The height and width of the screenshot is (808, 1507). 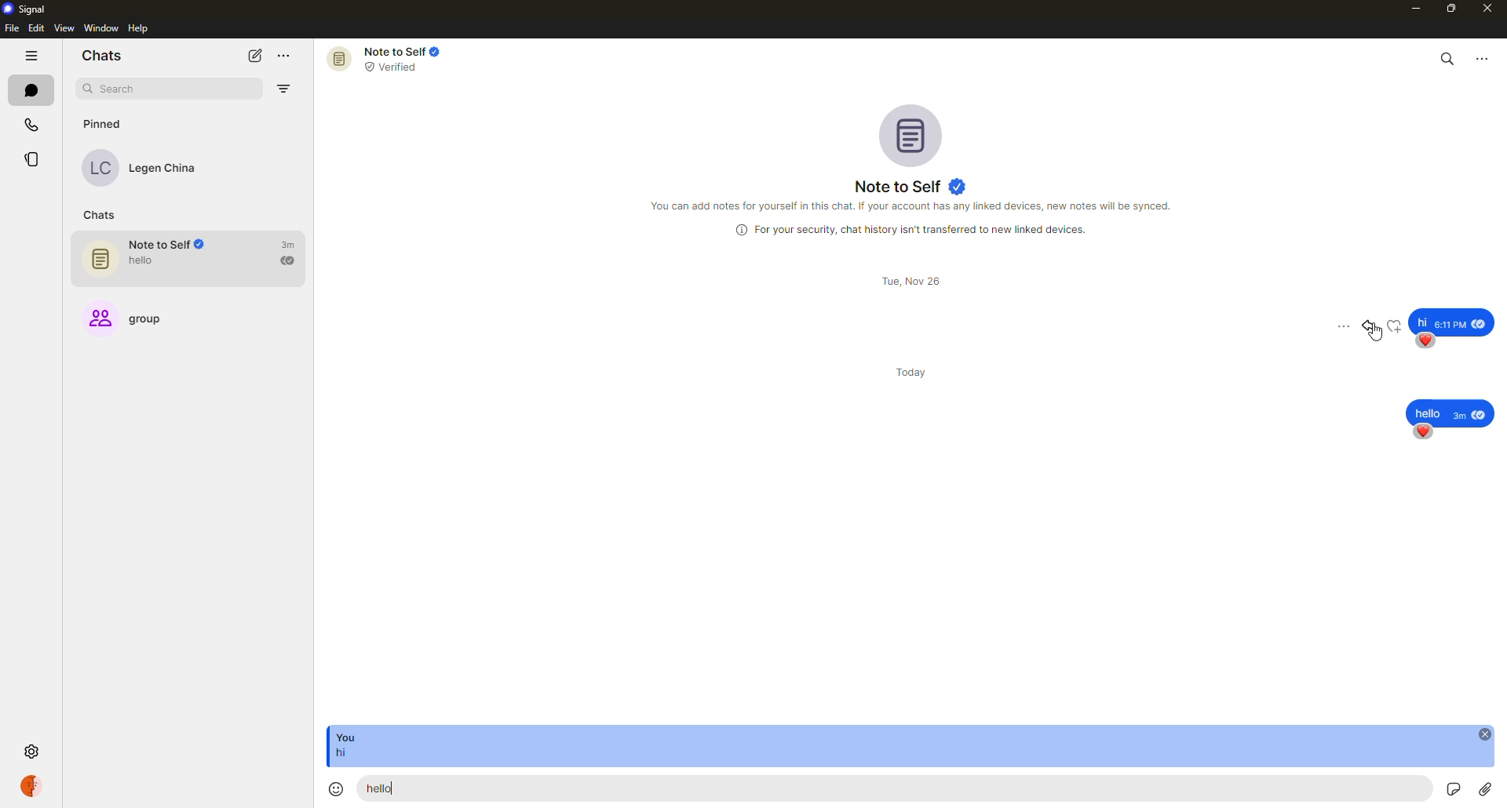 I want to click on more, so click(x=1342, y=326).